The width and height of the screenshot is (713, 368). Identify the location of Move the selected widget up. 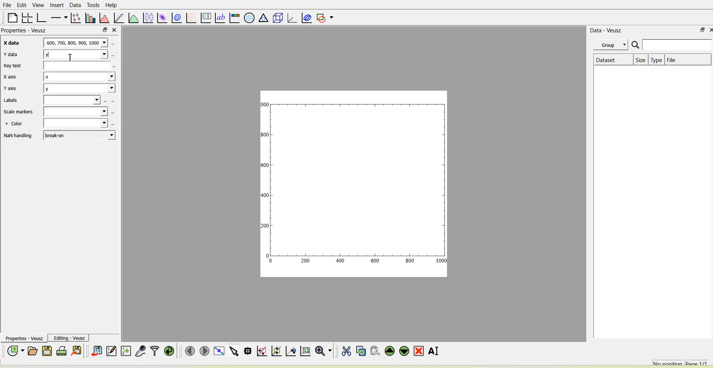
(390, 351).